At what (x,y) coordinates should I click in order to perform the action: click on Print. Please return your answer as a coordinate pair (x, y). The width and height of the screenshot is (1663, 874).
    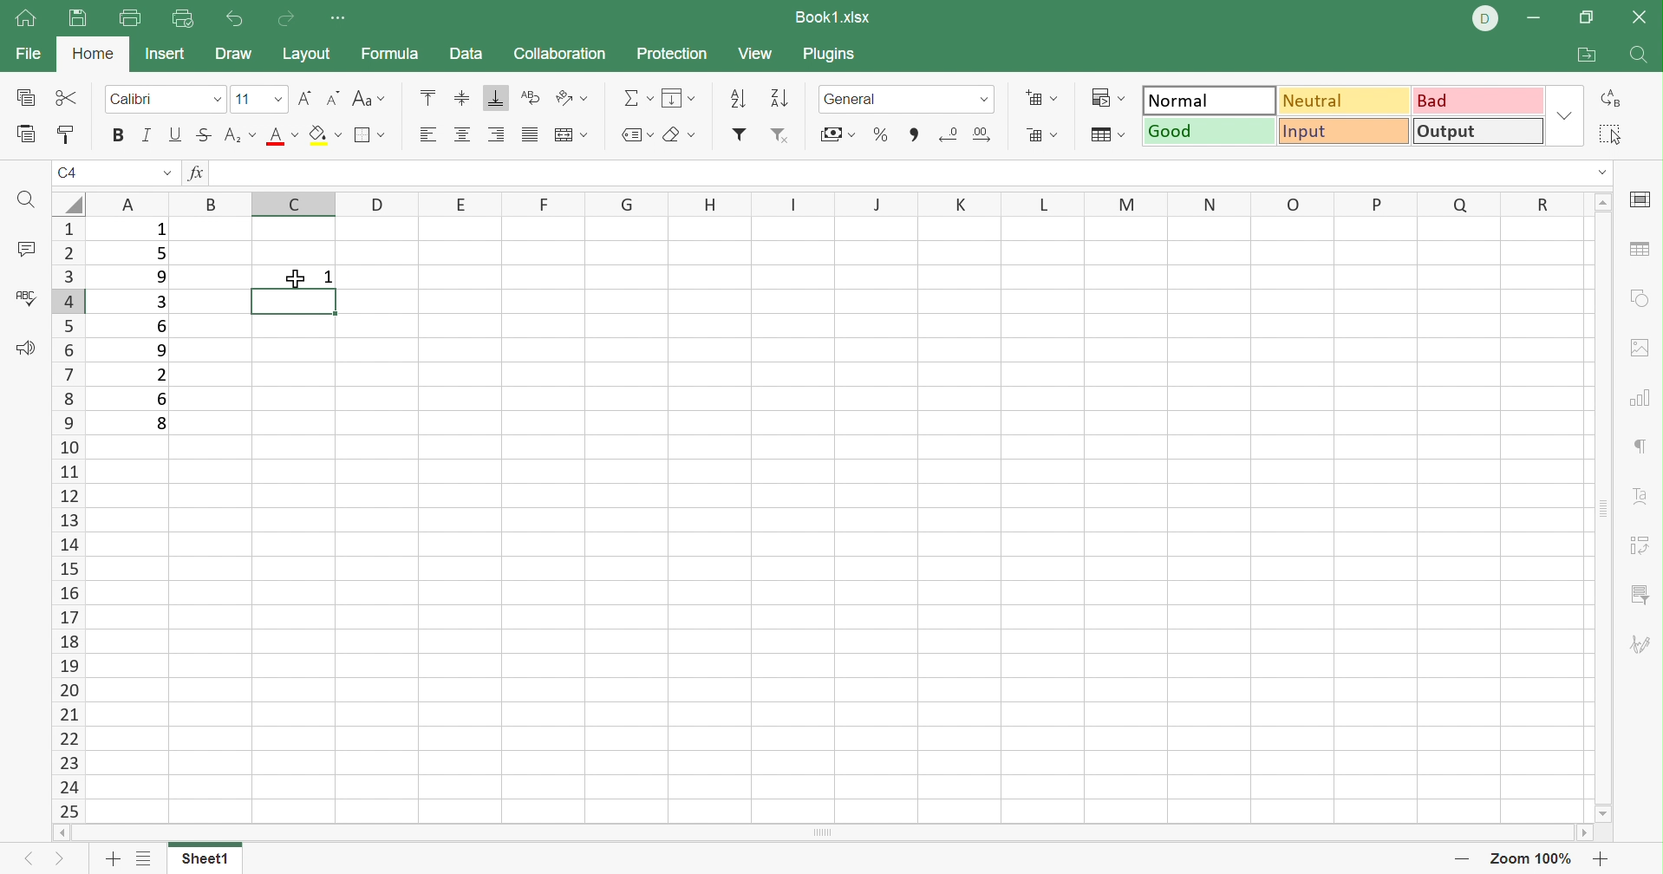
    Looking at the image, I should click on (133, 17).